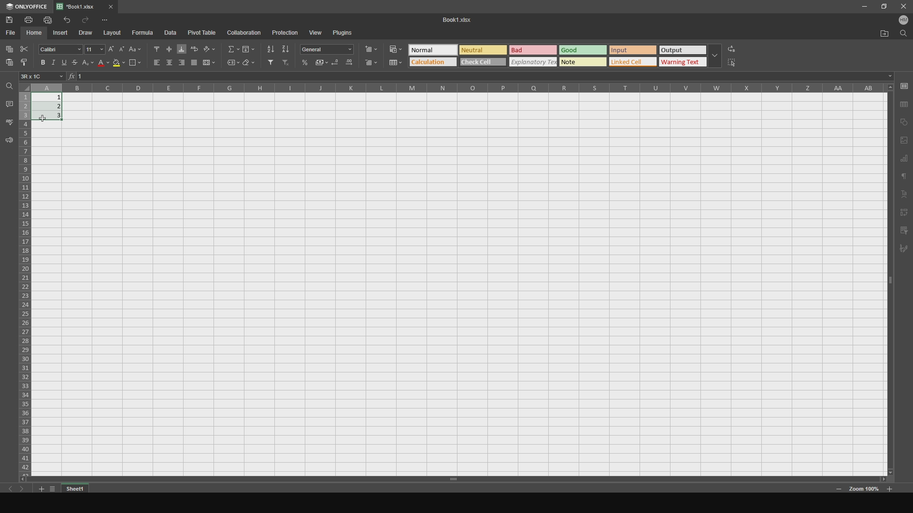 Image resolution: width=913 pixels, height=513 pixels. What do you see at coordinates (121, 47) in the screenshot?
I see `decrement font size` at bounding box center [121, 47].